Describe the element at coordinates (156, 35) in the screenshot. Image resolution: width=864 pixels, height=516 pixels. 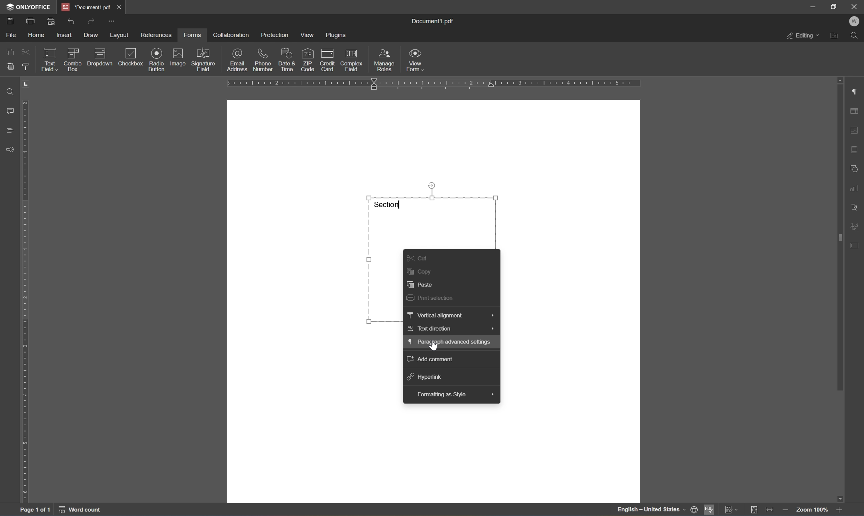
I see `references` at that location.